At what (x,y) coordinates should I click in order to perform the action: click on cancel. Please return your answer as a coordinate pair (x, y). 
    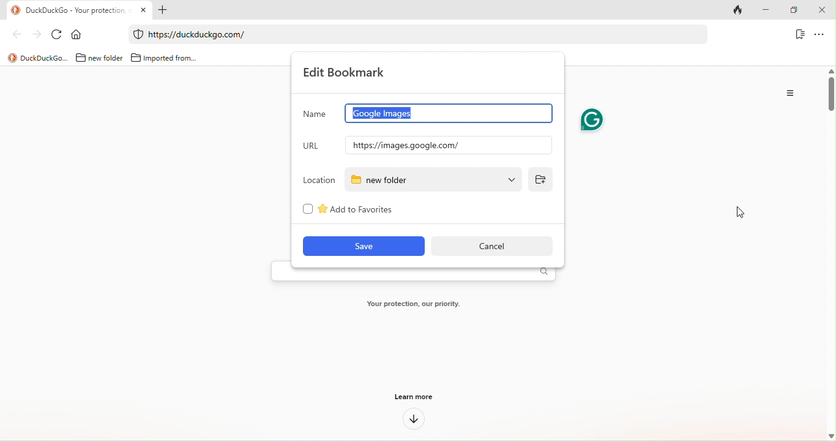
    Looking at the image, I should click on (490, 246).